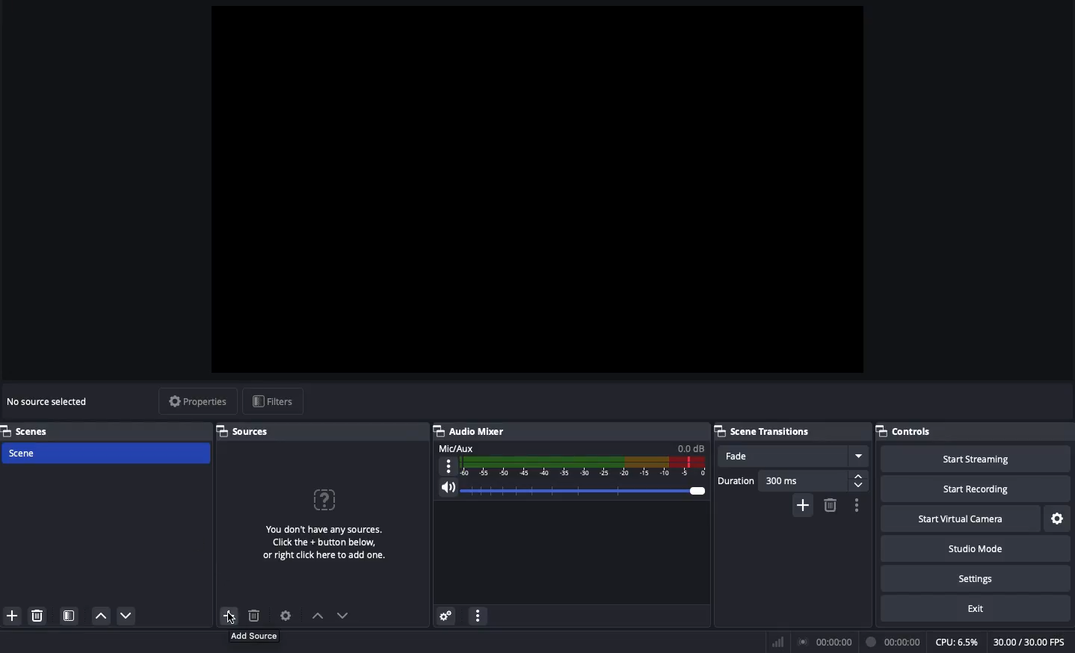 The width and height of the screenshot is (1075, 653). I want to click on Options, so click(857, 505).